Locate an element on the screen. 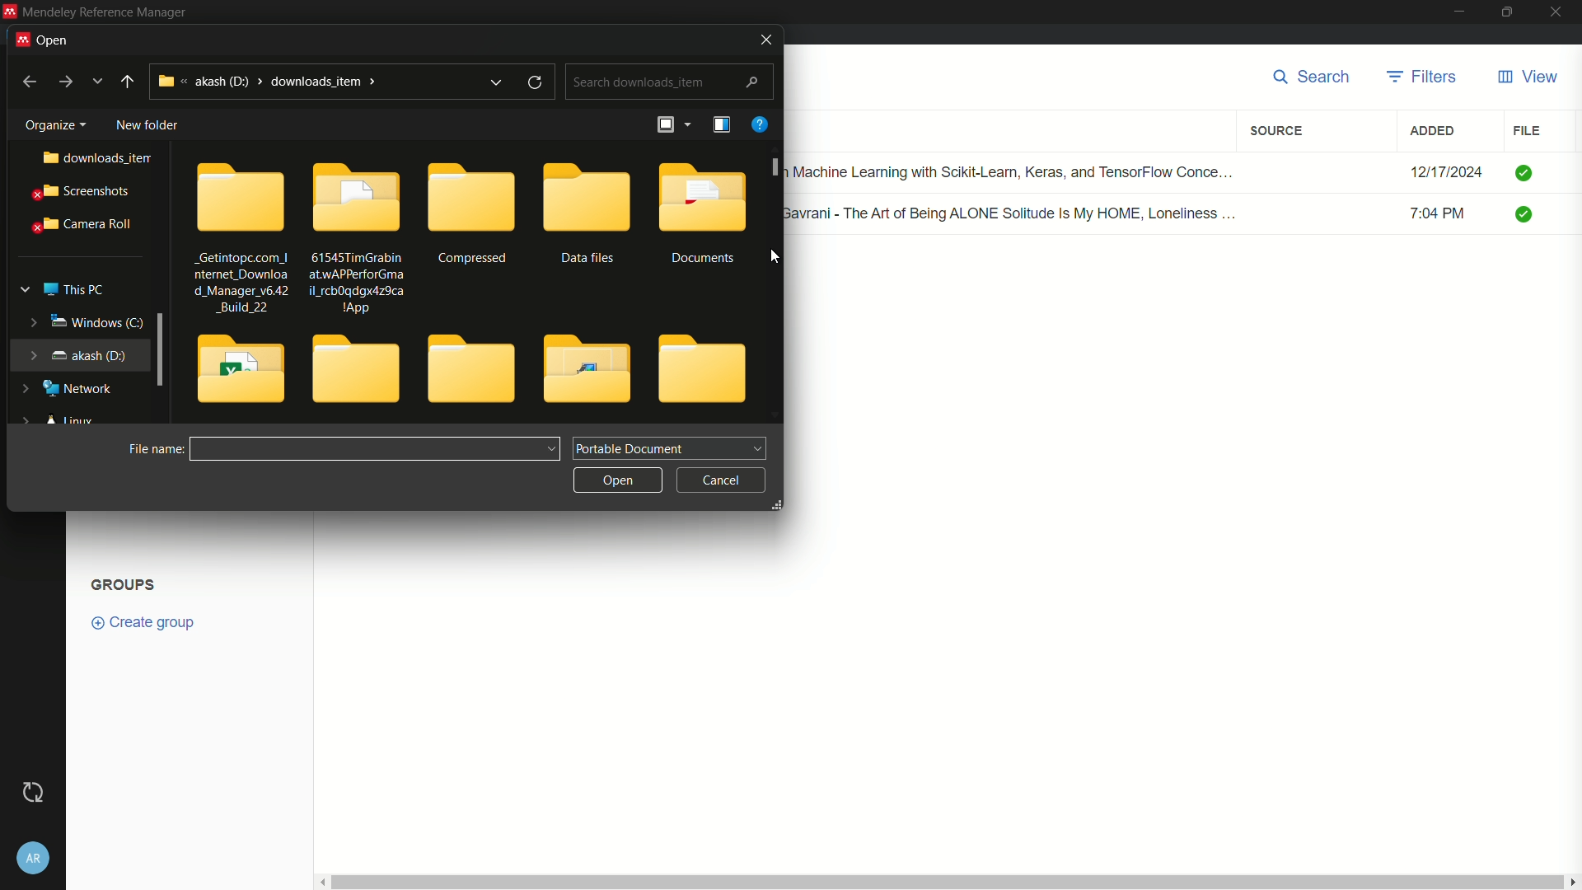 This screenshot has width=1582, height=890. Groups is located at coordinates (126, 583).